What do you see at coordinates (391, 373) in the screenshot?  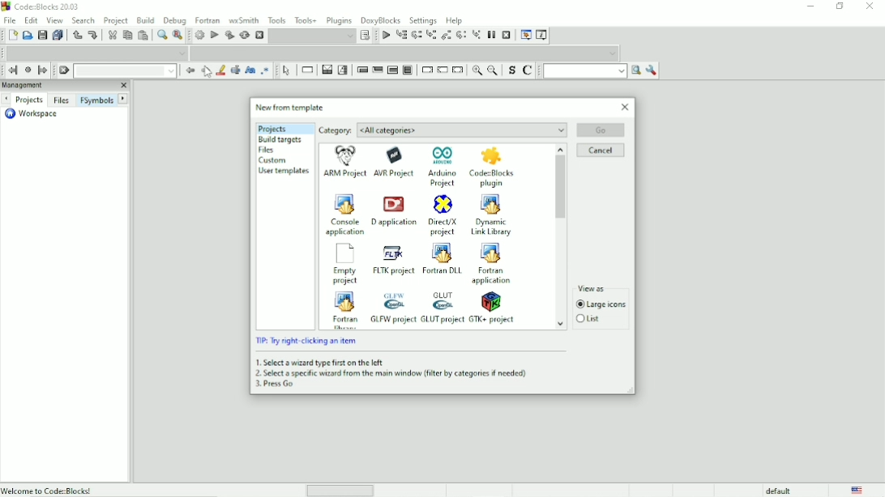 I see `Select a specific wizard from the main window.` at bounding box center [391, 373].